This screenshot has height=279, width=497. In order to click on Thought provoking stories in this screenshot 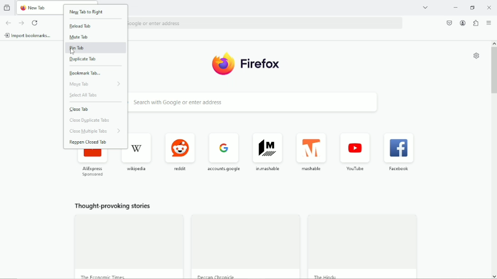, I will do `click(112, 207)`.